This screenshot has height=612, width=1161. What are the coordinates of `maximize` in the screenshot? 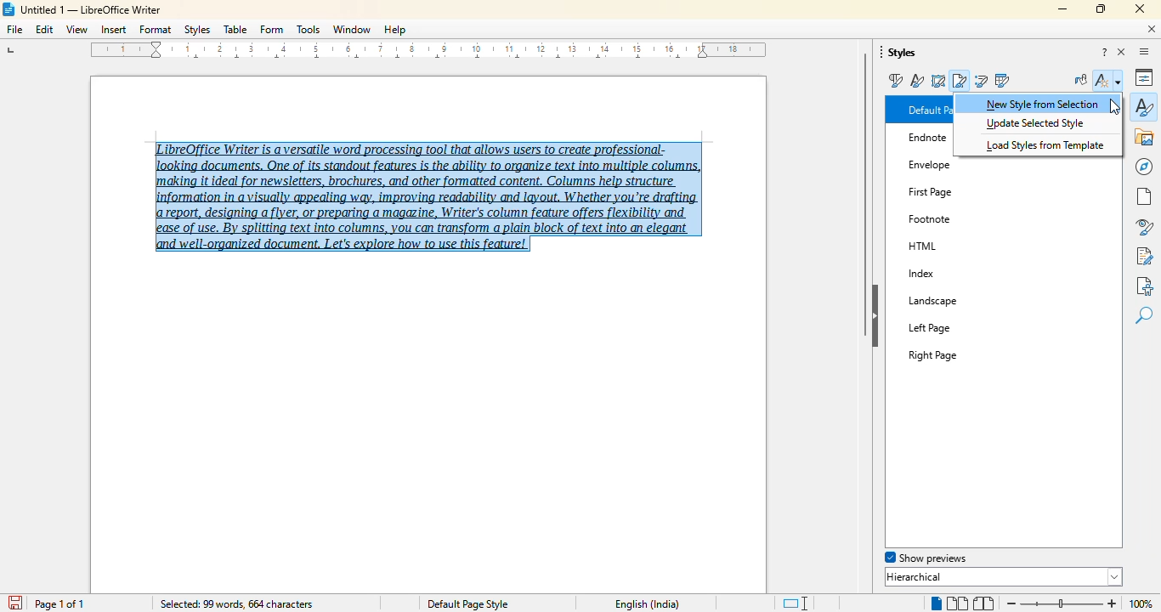 It's located at (1100, 8).